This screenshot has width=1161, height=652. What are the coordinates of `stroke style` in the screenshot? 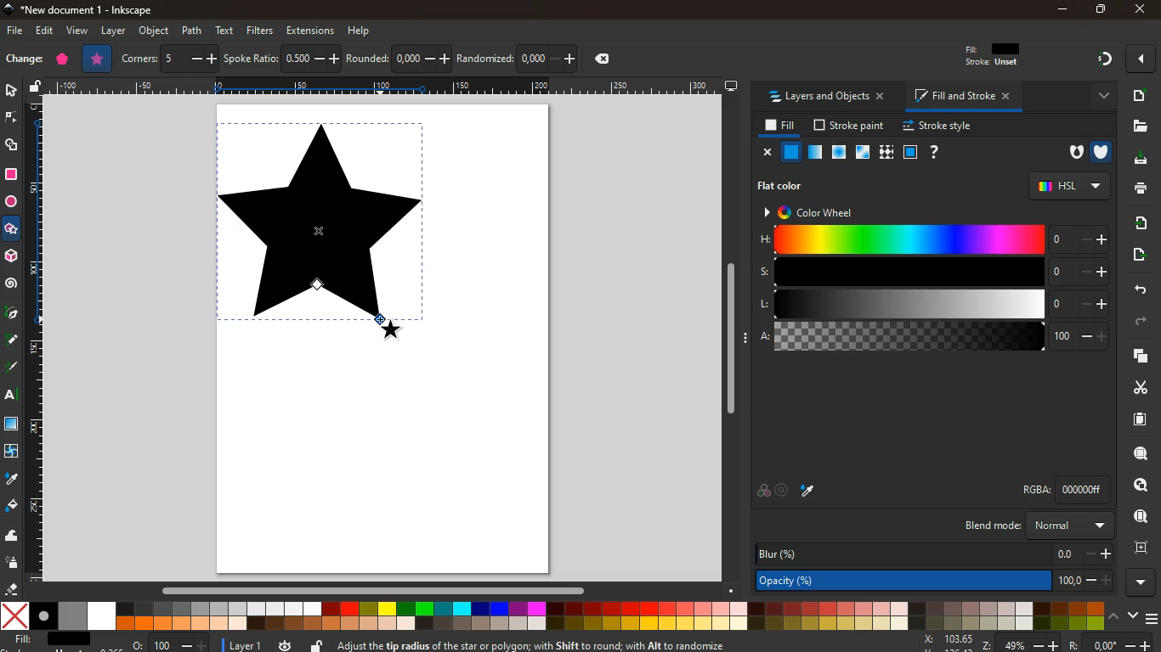 It's located at (940, 126).